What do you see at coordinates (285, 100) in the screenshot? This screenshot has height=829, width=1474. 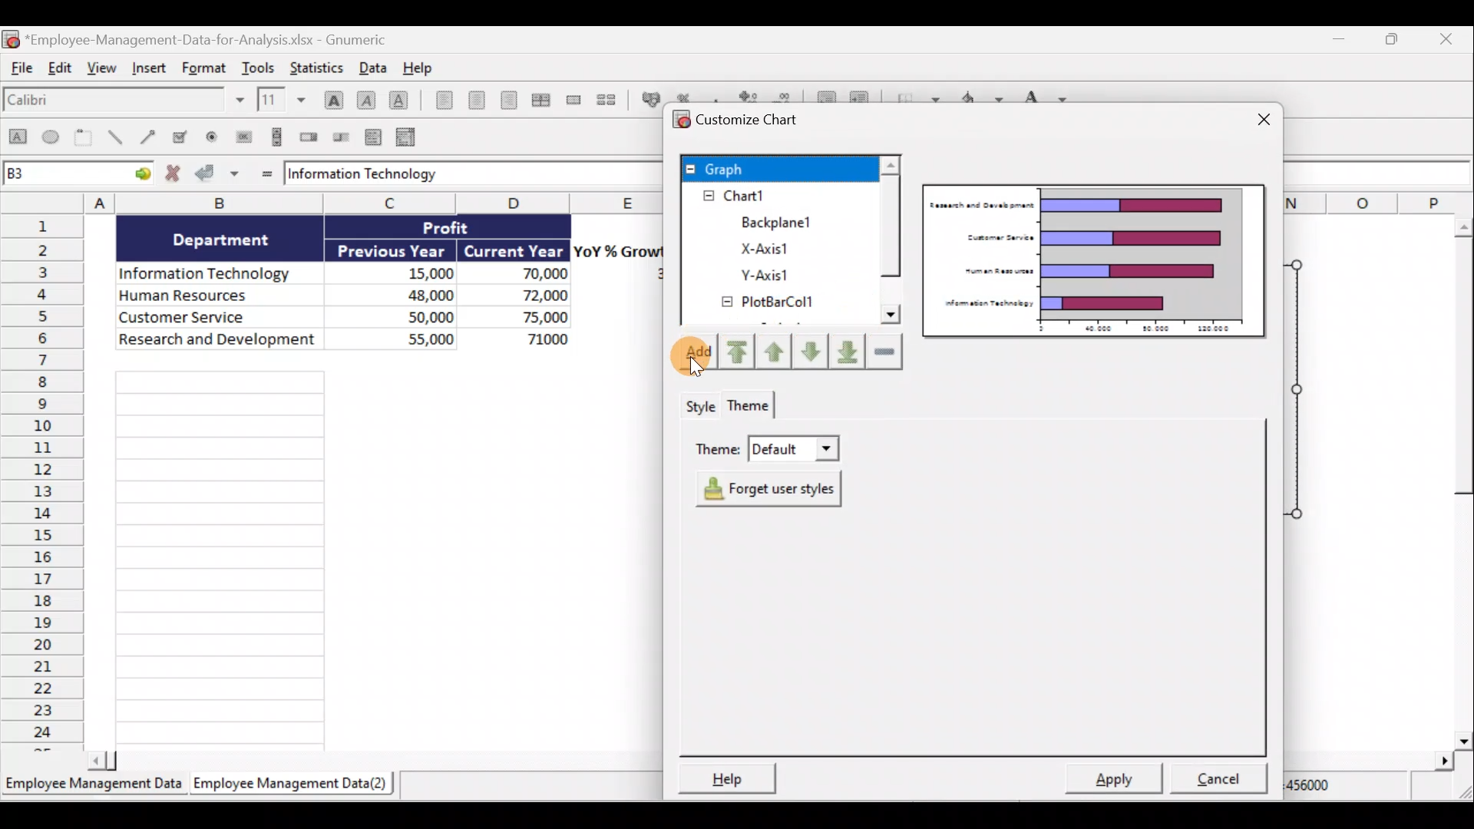 I see `Font size` at bounding box center [285, 100].